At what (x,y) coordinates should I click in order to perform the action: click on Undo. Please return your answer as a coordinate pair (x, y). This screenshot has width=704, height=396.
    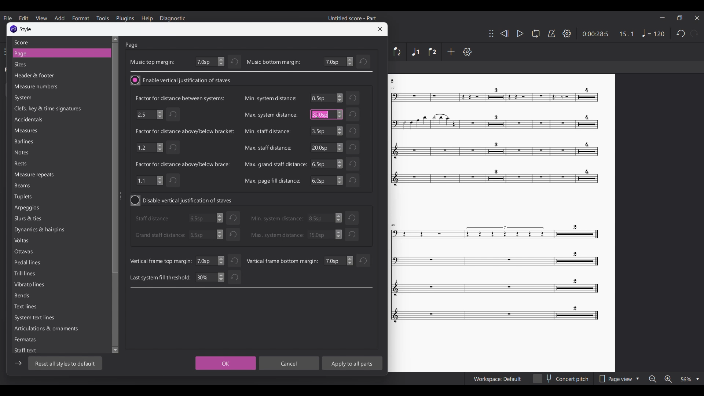
    Looking at the image, I should click on (235, 259).